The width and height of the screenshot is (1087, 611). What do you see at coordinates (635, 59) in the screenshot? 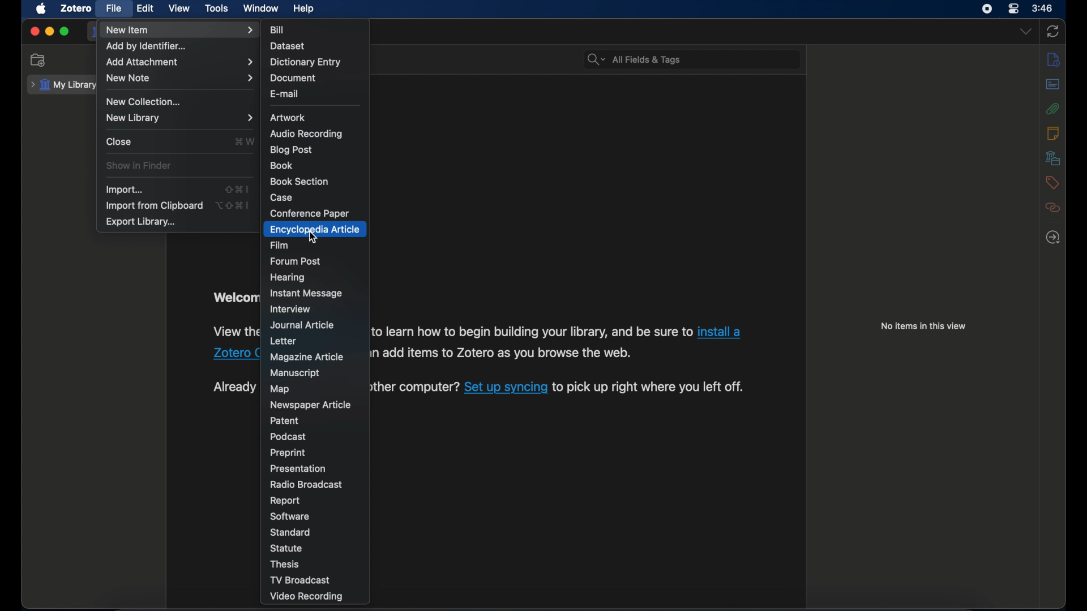
I see `search bar` at bounding box center [635, 59].